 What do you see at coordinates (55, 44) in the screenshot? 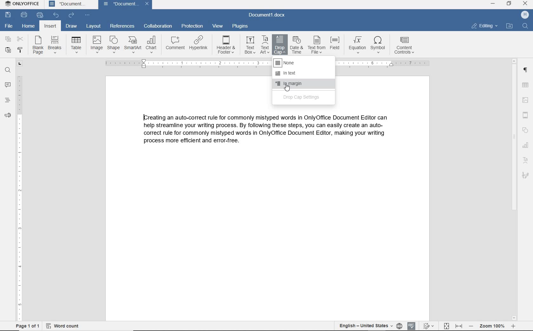
I see `breaks` at bounding box center [55, 44].